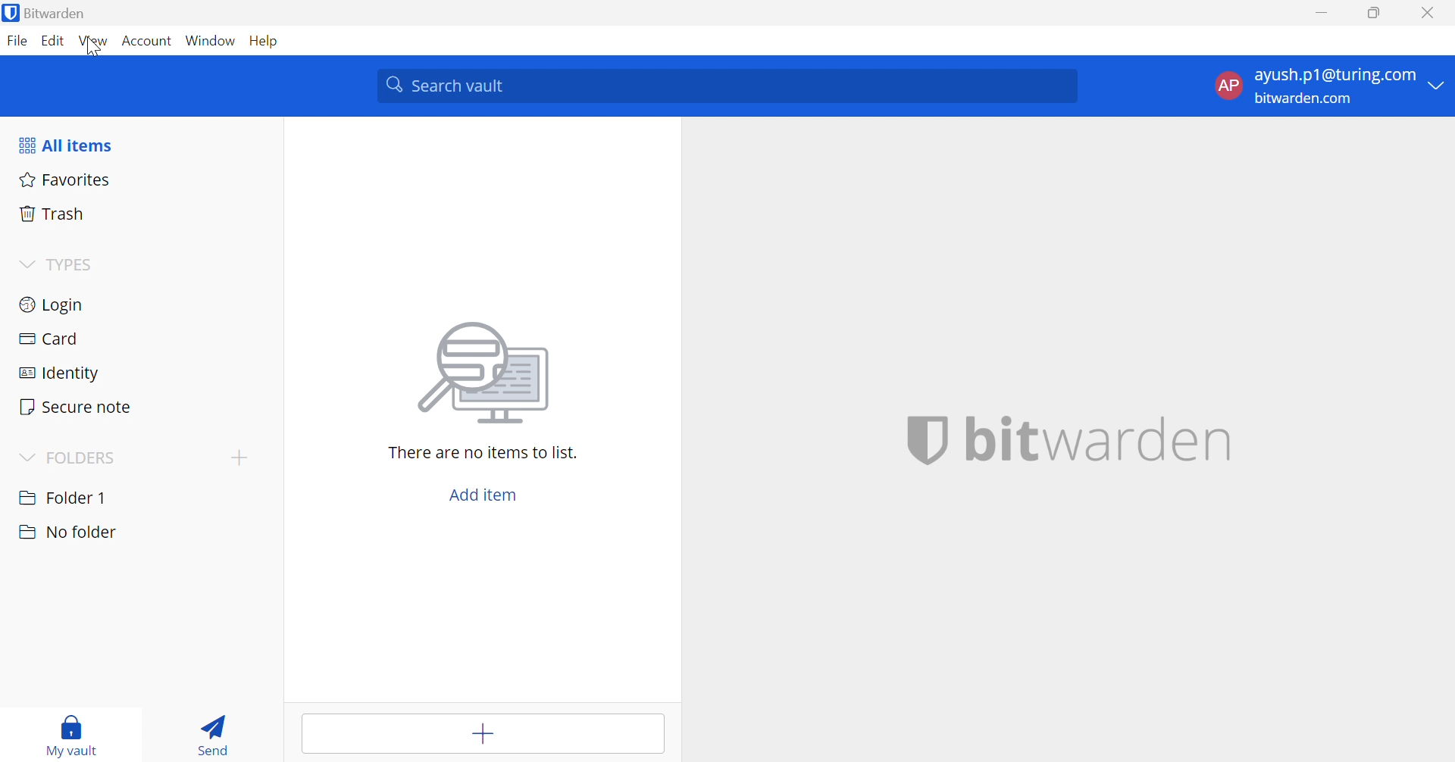 This screenshot has height=762, width=1455. I want to click on Drop Down, so click(27, 262).